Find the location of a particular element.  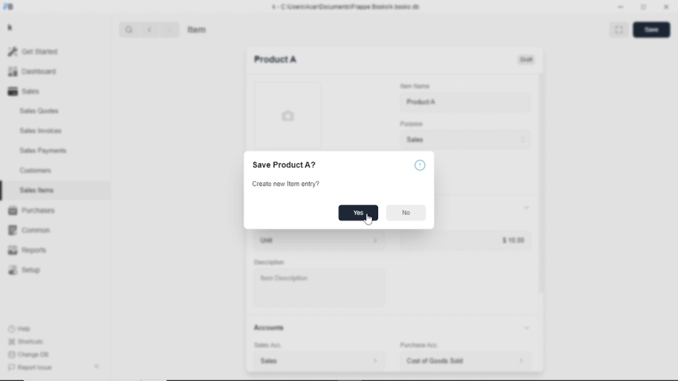

Previous is located at coordinates (149, 30).